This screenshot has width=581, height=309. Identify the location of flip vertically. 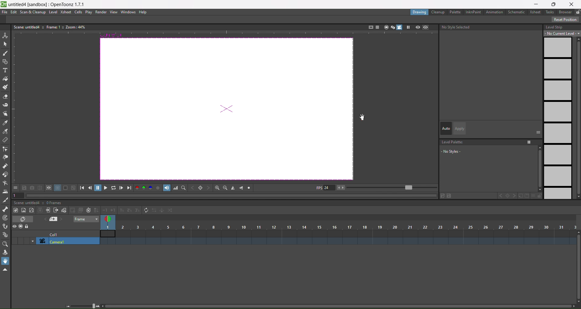
(242, 187).